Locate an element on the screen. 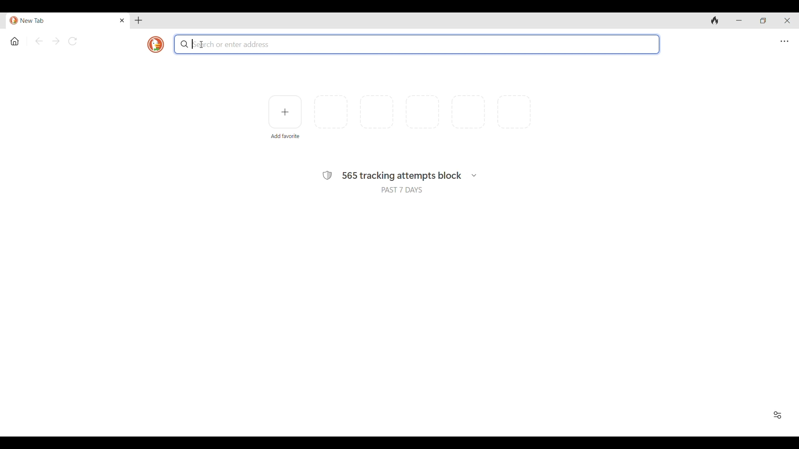  Add tab is located at coordinates (139, 20).